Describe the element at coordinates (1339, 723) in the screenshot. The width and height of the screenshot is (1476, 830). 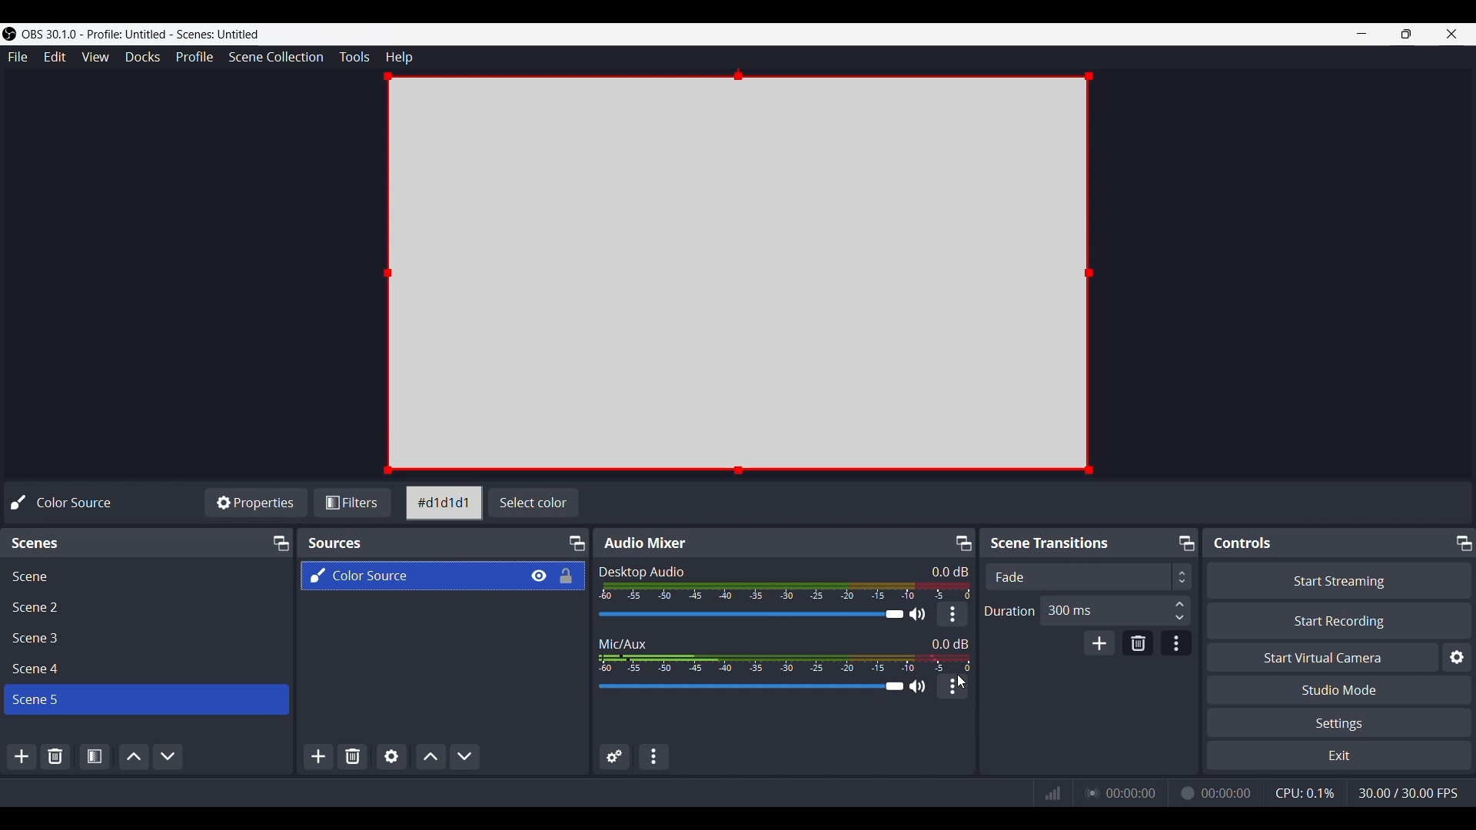
I see `Settings` at that location.